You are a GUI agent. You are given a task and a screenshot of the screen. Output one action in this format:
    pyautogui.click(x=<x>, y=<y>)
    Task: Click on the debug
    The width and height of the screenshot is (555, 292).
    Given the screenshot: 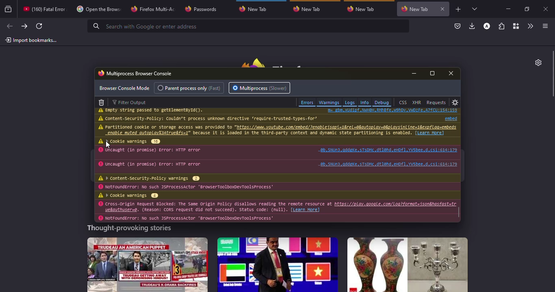 What is the action you would take?
    pyautogui.click(x=382, y=102)
    